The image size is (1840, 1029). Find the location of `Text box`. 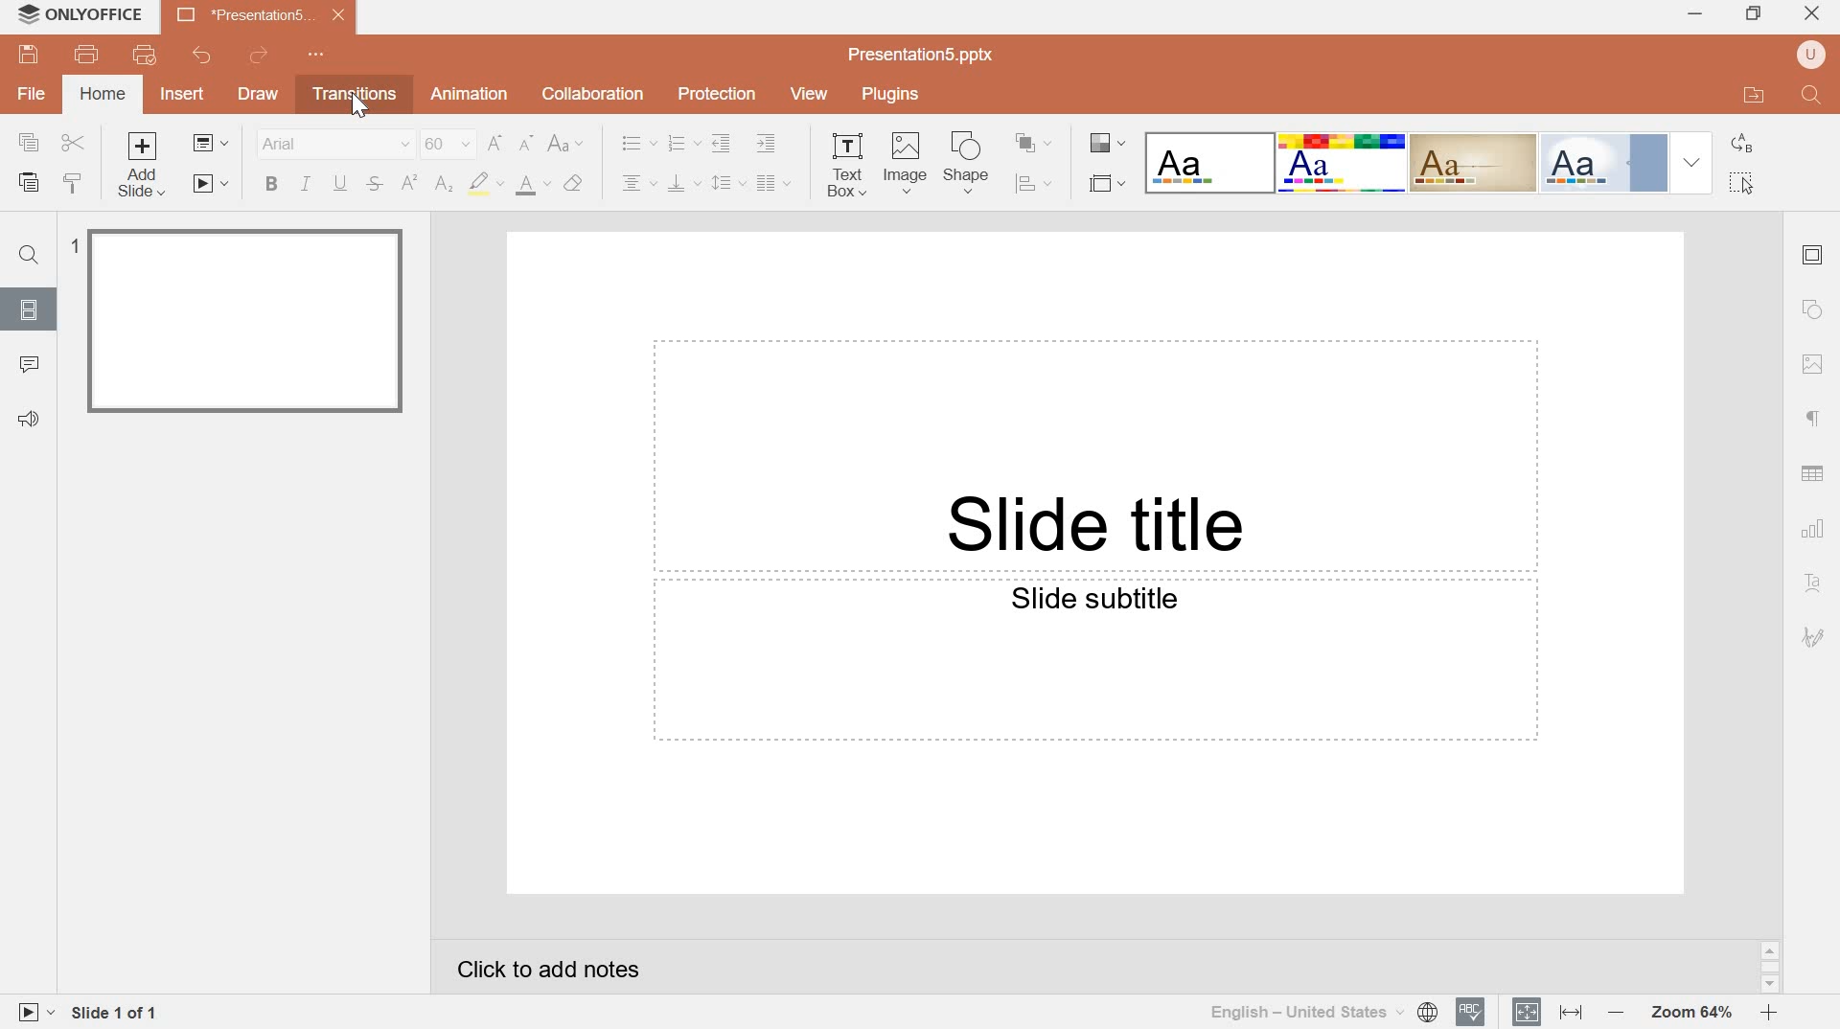

Text box is located at coordinates (846, 170).